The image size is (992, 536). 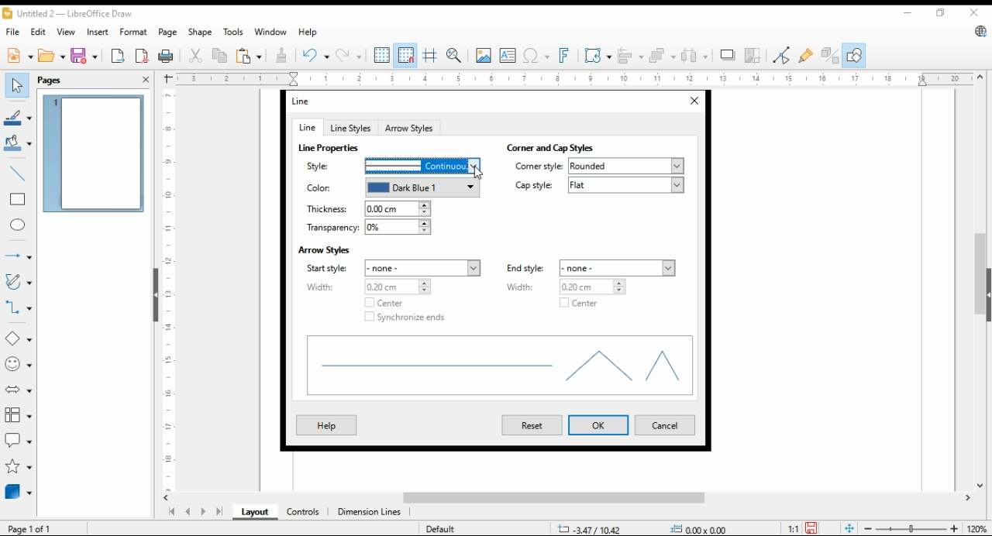 What do you see at coordinates (67, 32) in the screenshot?
I see `view` at bounding box center [67, 32].